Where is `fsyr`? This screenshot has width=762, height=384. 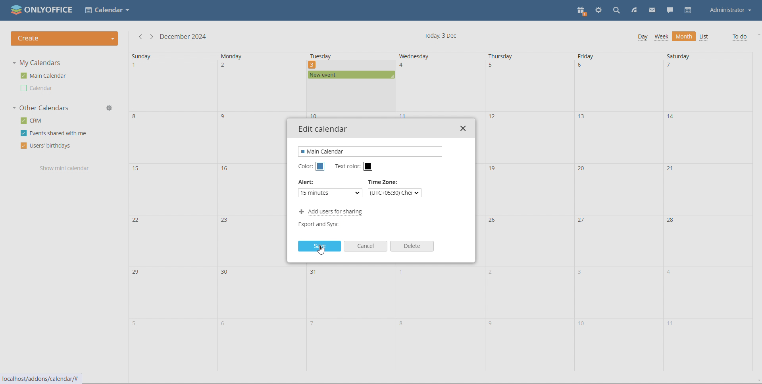
fsyr is located at coordinates (528, 346).